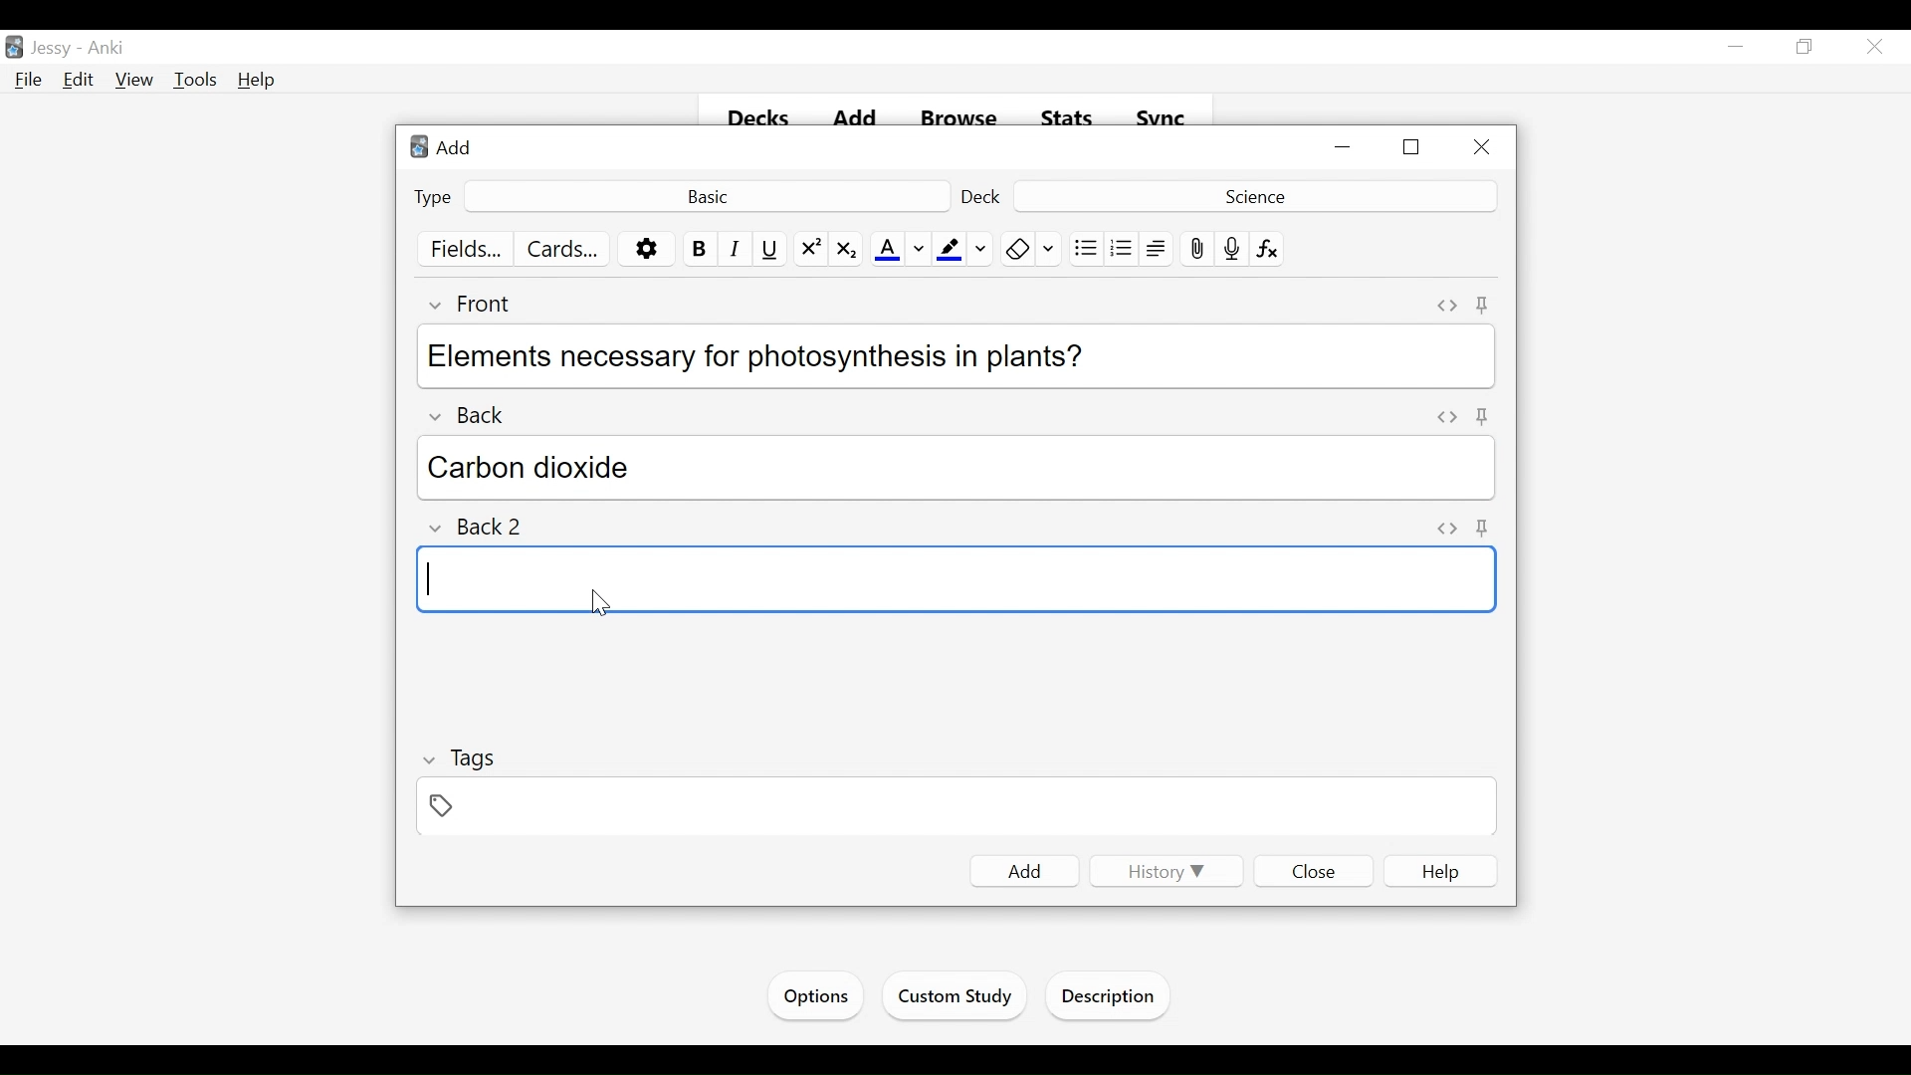 This screenshot has width=1911, height=1075. I want to click on Toggle HTML Editor, so click(1447, 306).